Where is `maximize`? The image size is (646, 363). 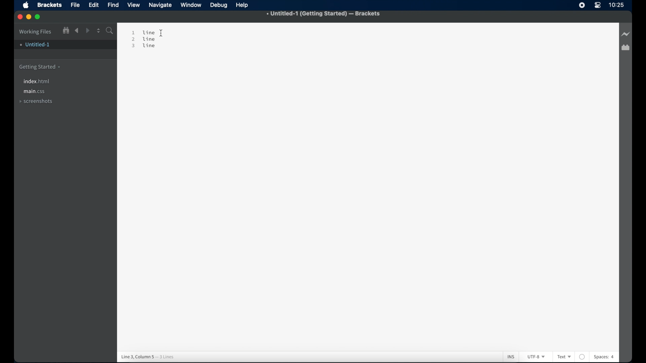 maximize is located at coordinates (38, 17).